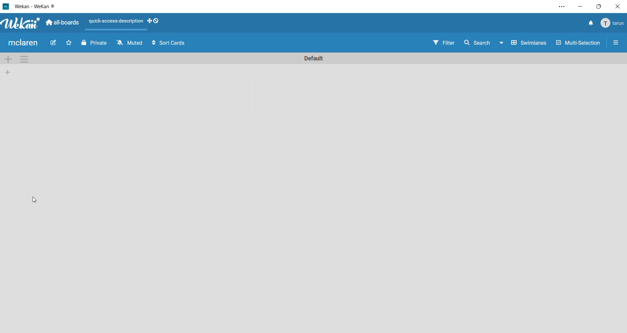 The width and height of the screenshot is (627, 333). I want to click on Account, so click(613, 23).